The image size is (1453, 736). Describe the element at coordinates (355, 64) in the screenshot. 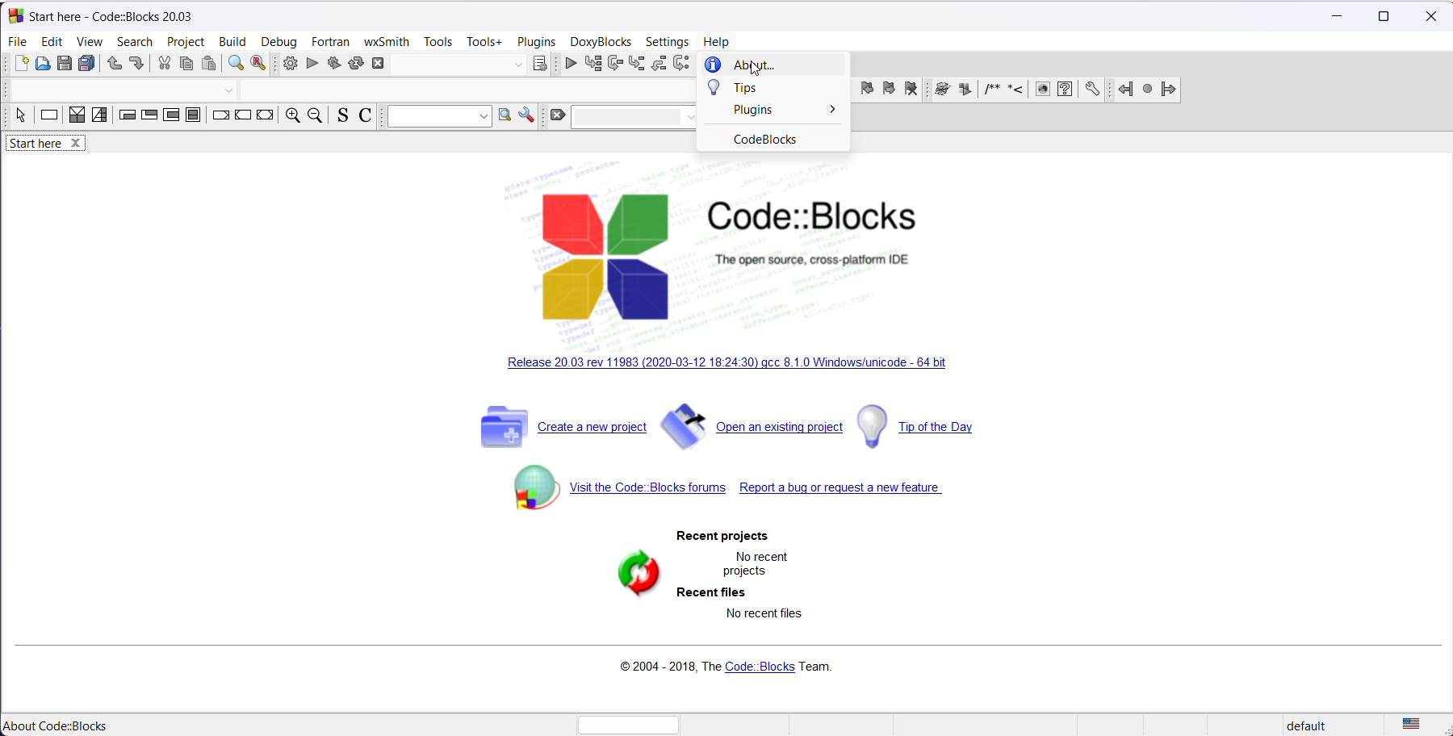

I see `rebuild` at that location.